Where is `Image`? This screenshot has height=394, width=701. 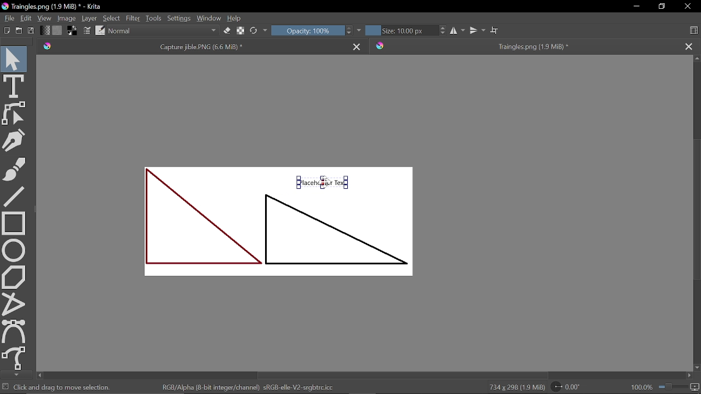 Image is located at coordinates (67, 18).